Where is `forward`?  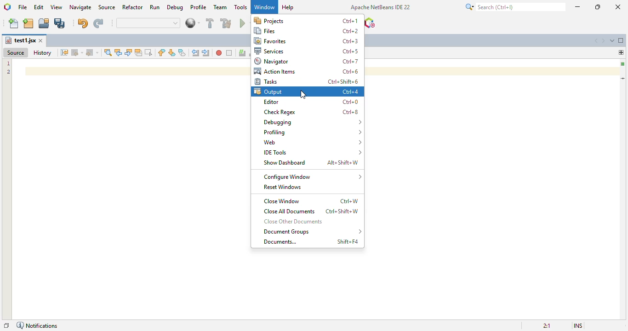
forward is located at coordinates (92, 53).